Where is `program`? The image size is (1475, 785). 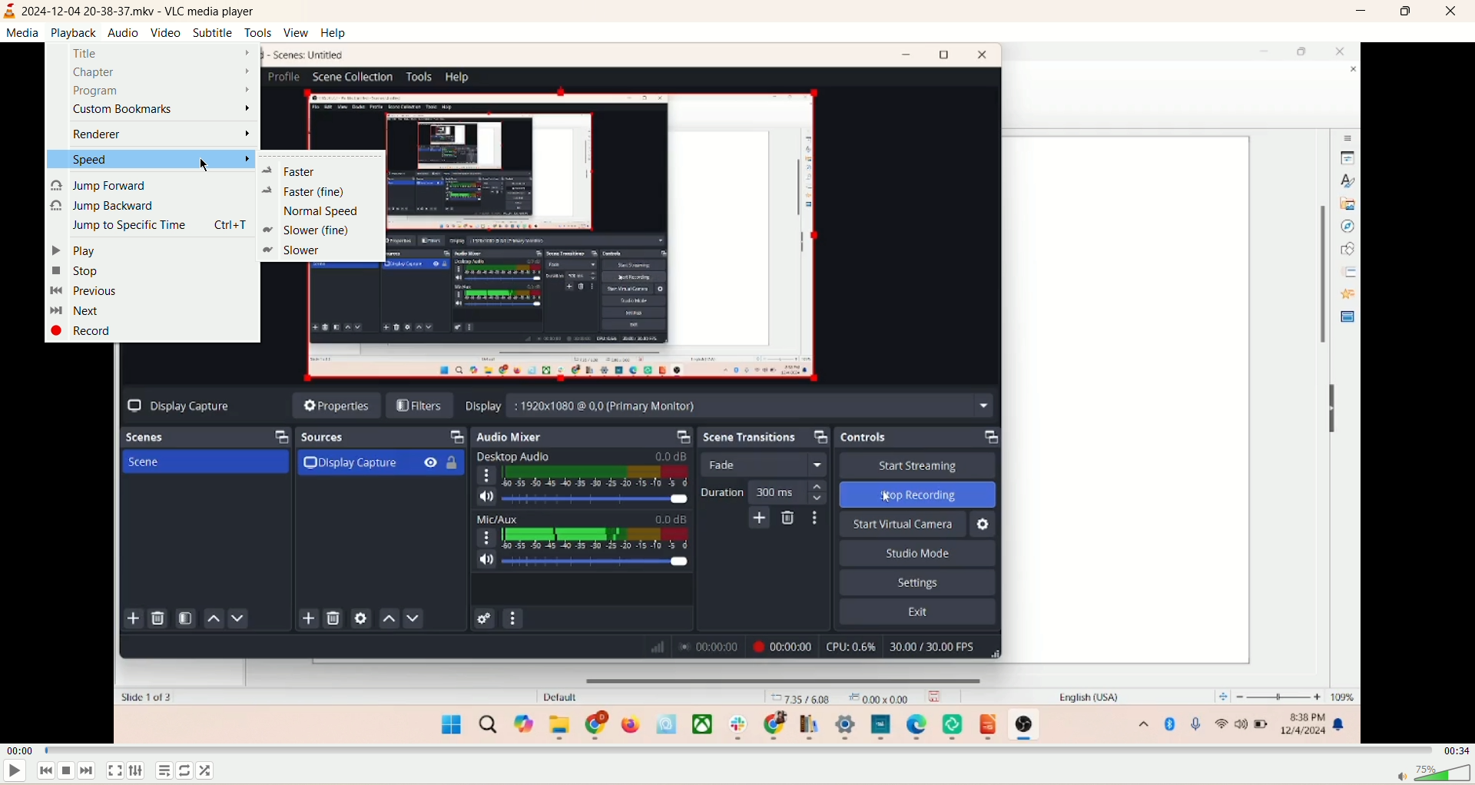 program is located at coordinates (160, 91).